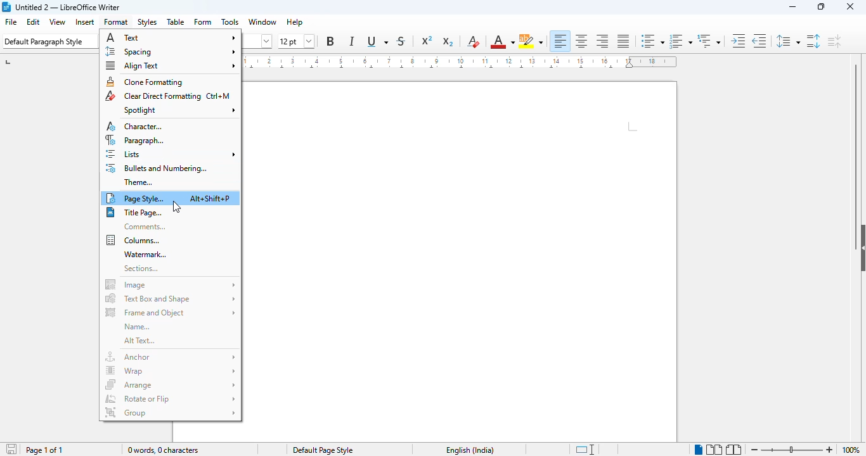 This screenshot has width=866, height=456. I want to click on rotate of flip, so click(169, 398).